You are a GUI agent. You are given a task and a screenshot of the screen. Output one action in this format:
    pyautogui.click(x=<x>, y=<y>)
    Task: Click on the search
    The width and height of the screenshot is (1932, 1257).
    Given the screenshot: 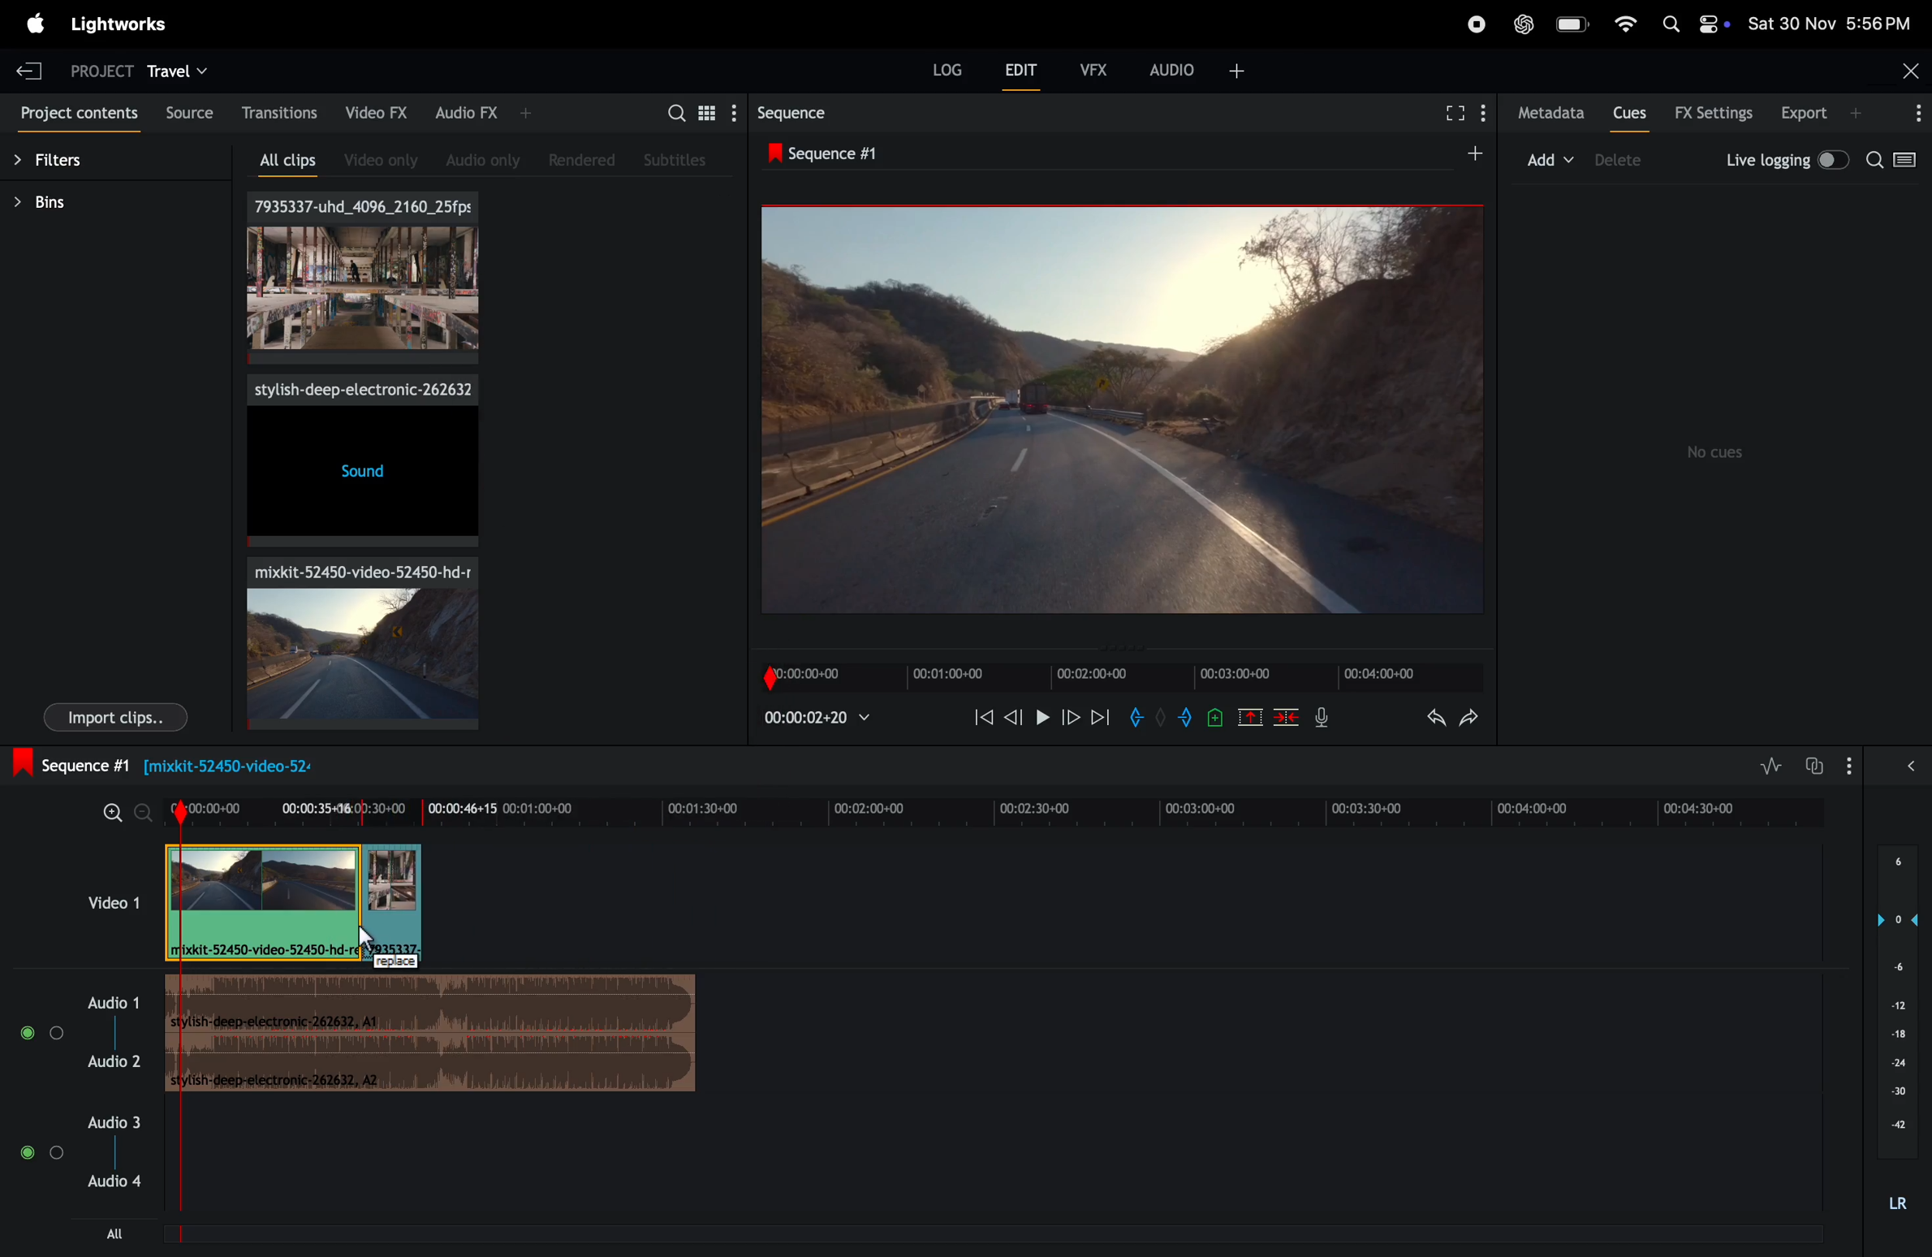 What is the action you would take?
    pyautogui.click(x=1895, y=162)
    